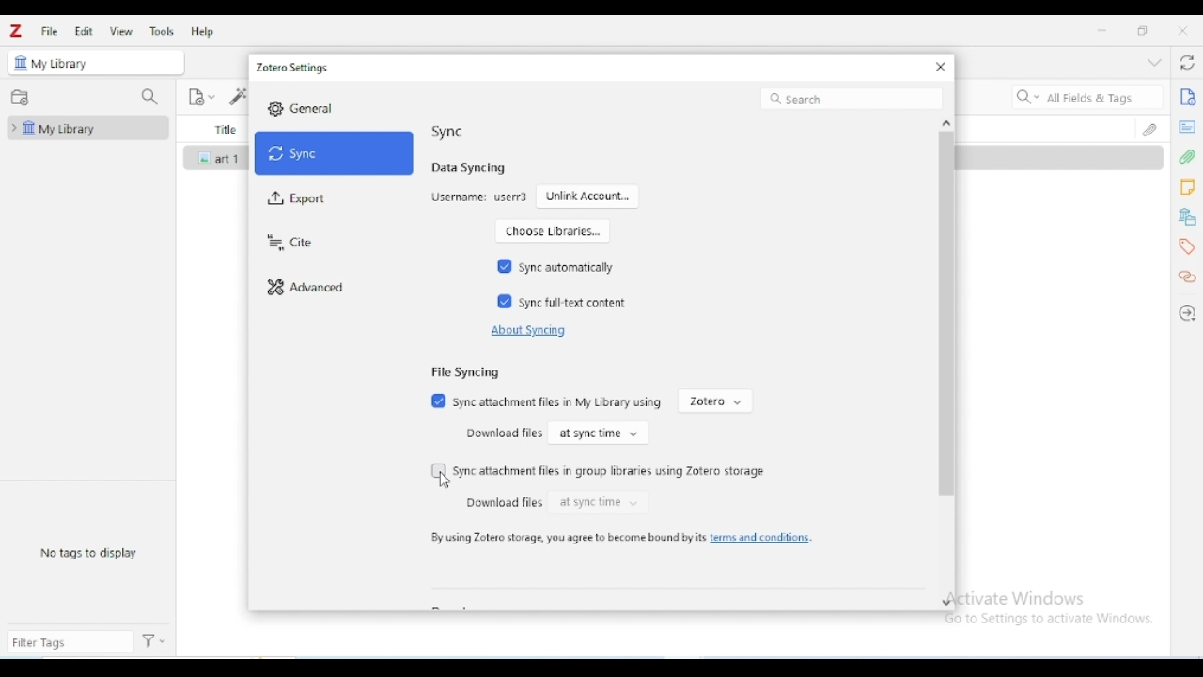 This screenshot has height=677, width=1203. What do you see at coordinates (1020, 597) in the screenshot?
I see `Activate Windows` at bounding box center [1020, 597].